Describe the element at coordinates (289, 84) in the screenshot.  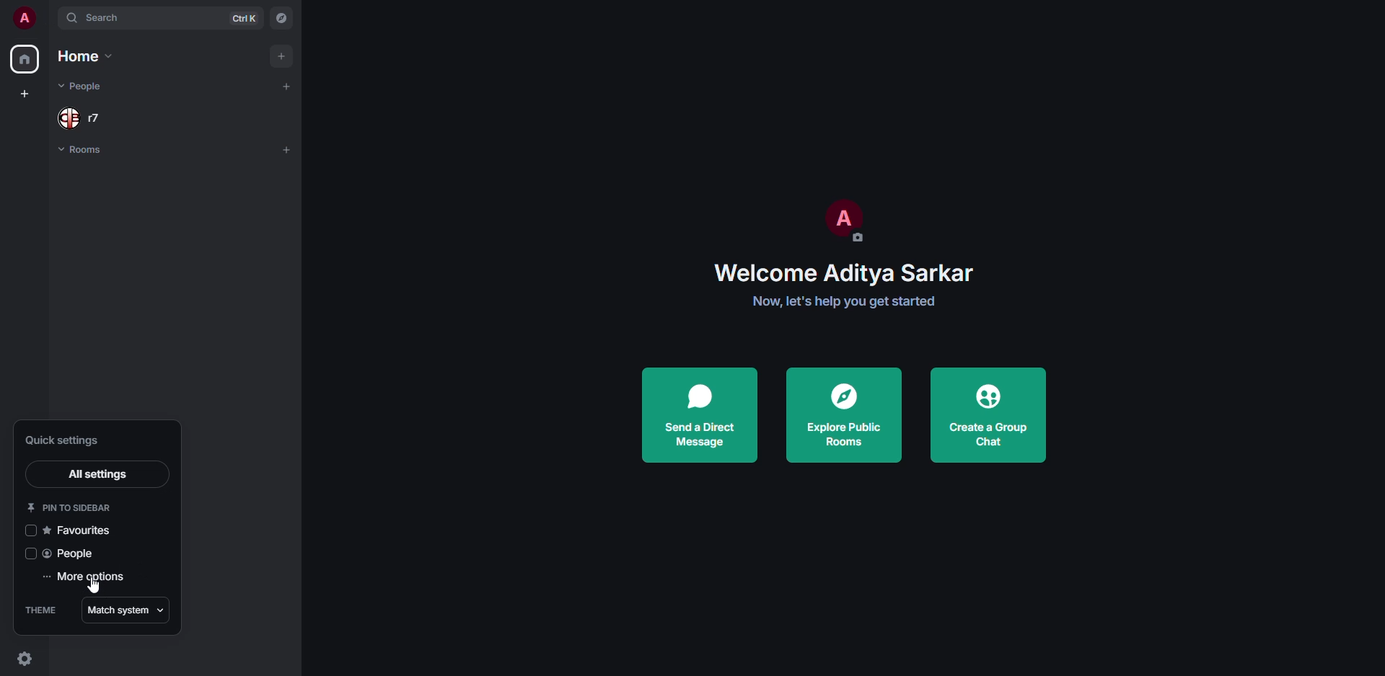
I see `add` at that location.